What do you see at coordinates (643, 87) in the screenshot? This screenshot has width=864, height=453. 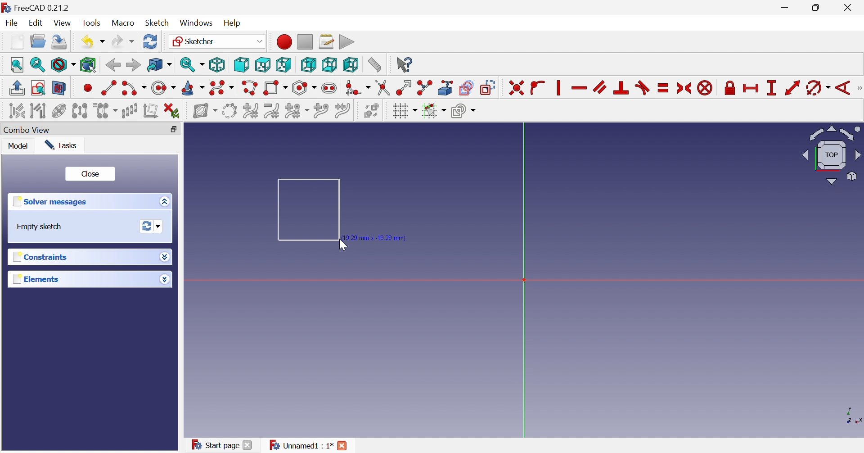 I see `Constrain tangent` at bounding box center [643, 87].